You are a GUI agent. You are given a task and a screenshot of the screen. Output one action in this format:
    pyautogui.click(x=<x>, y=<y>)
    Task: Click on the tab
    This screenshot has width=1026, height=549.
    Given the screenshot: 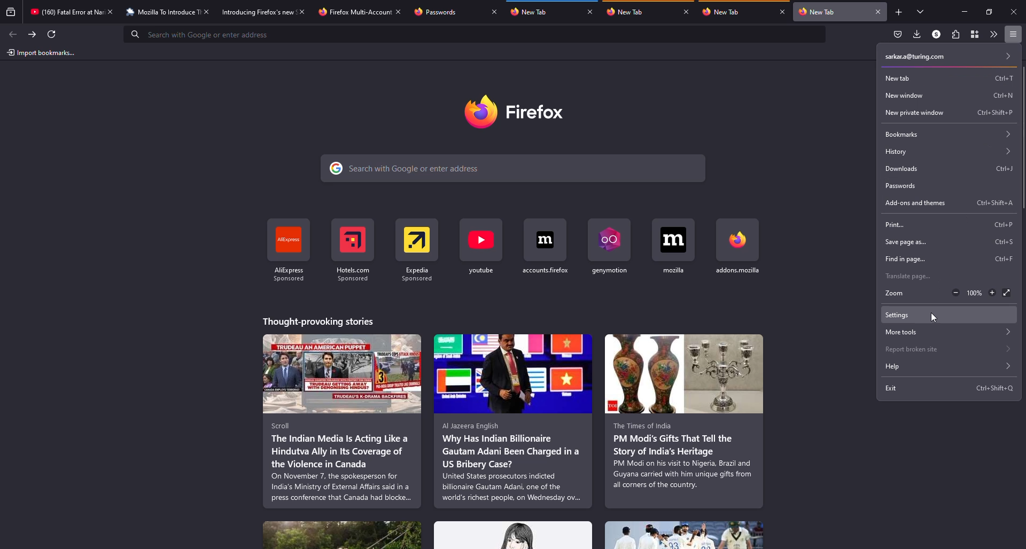 What is the action you would take?
    pyautogui.click(x=819, y=12)
    